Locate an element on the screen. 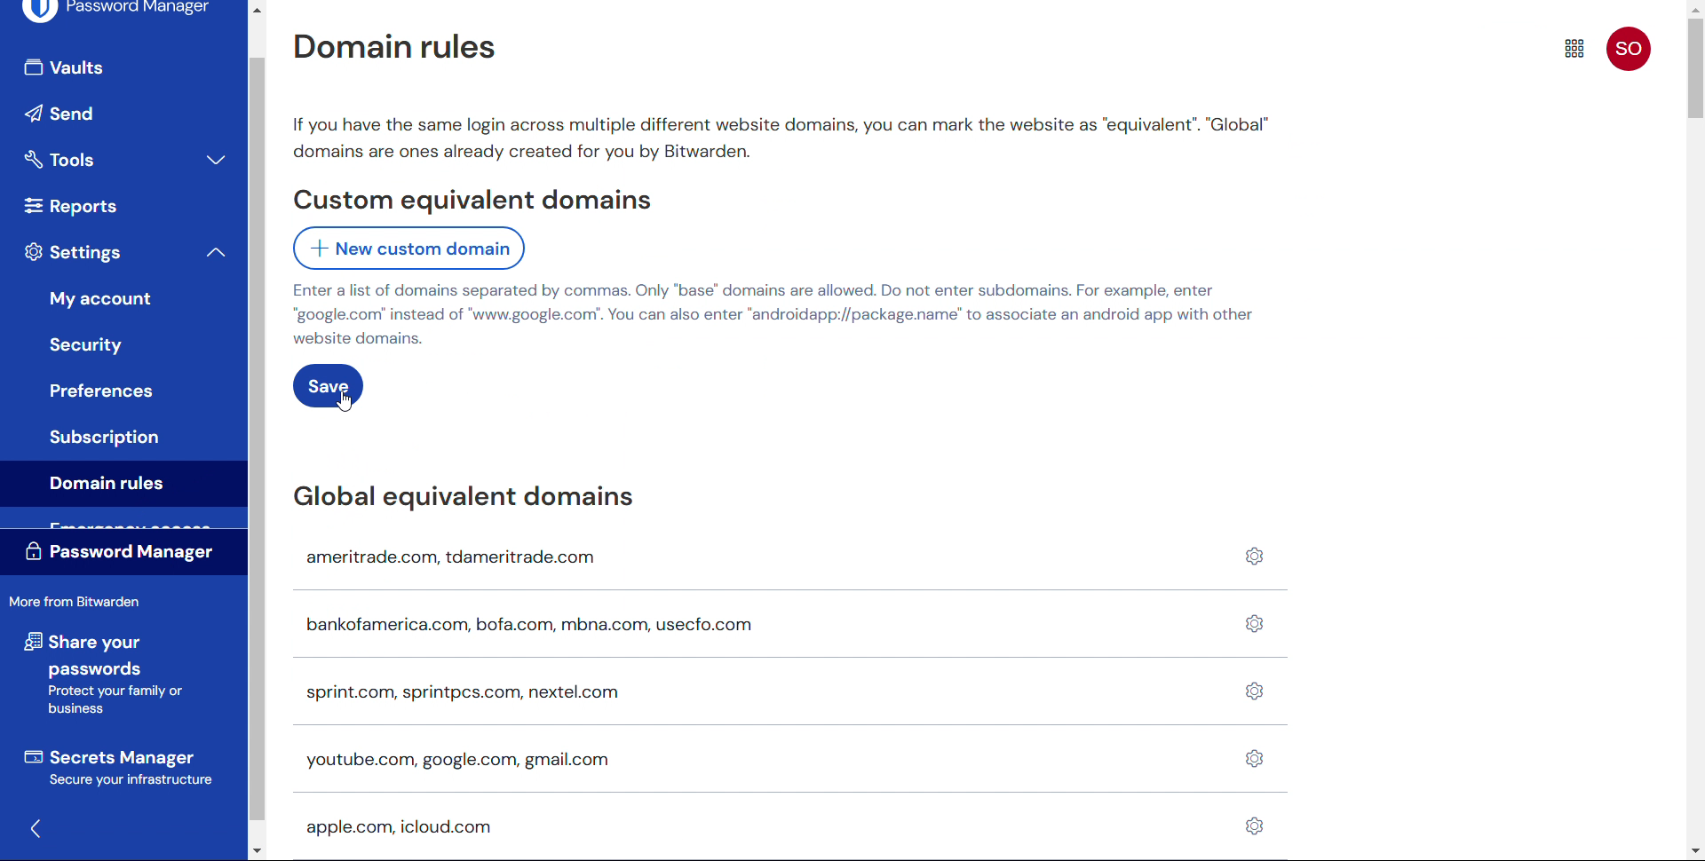  account  is located at coordinates (1630, 49).